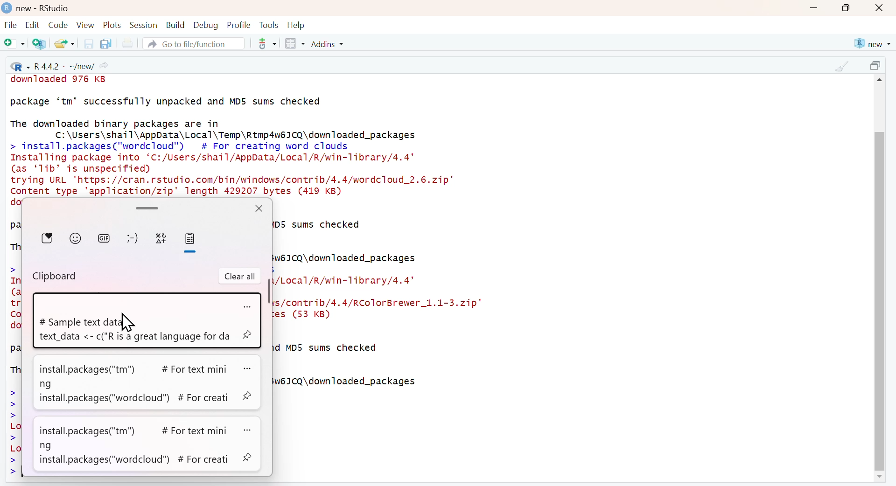 This screenshot has width=896, height=486. What do you see at coordinates (130, 43) in the screenshot?
I see `Print` at bounding box center [130, 43].